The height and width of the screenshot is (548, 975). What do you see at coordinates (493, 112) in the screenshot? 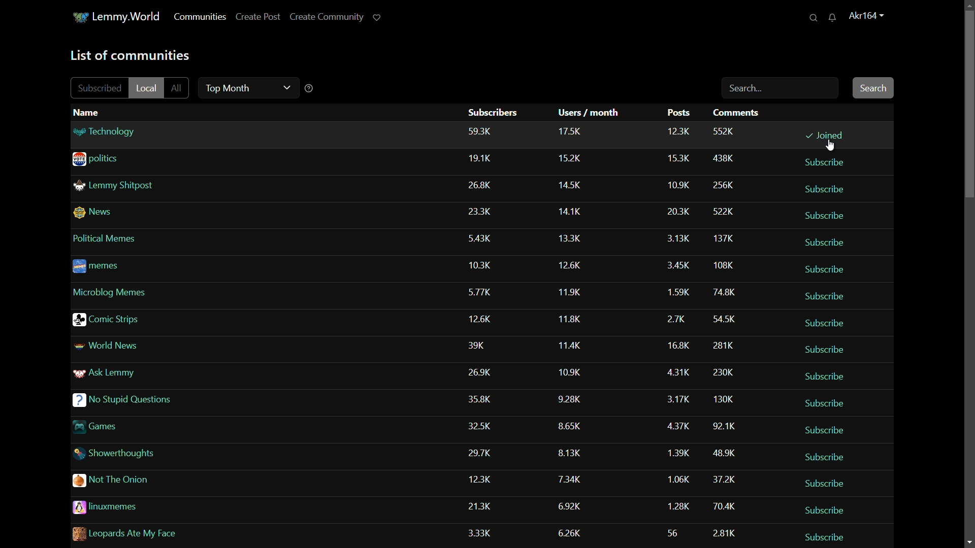
I see `subscribers` at bounding box center [493, 112].